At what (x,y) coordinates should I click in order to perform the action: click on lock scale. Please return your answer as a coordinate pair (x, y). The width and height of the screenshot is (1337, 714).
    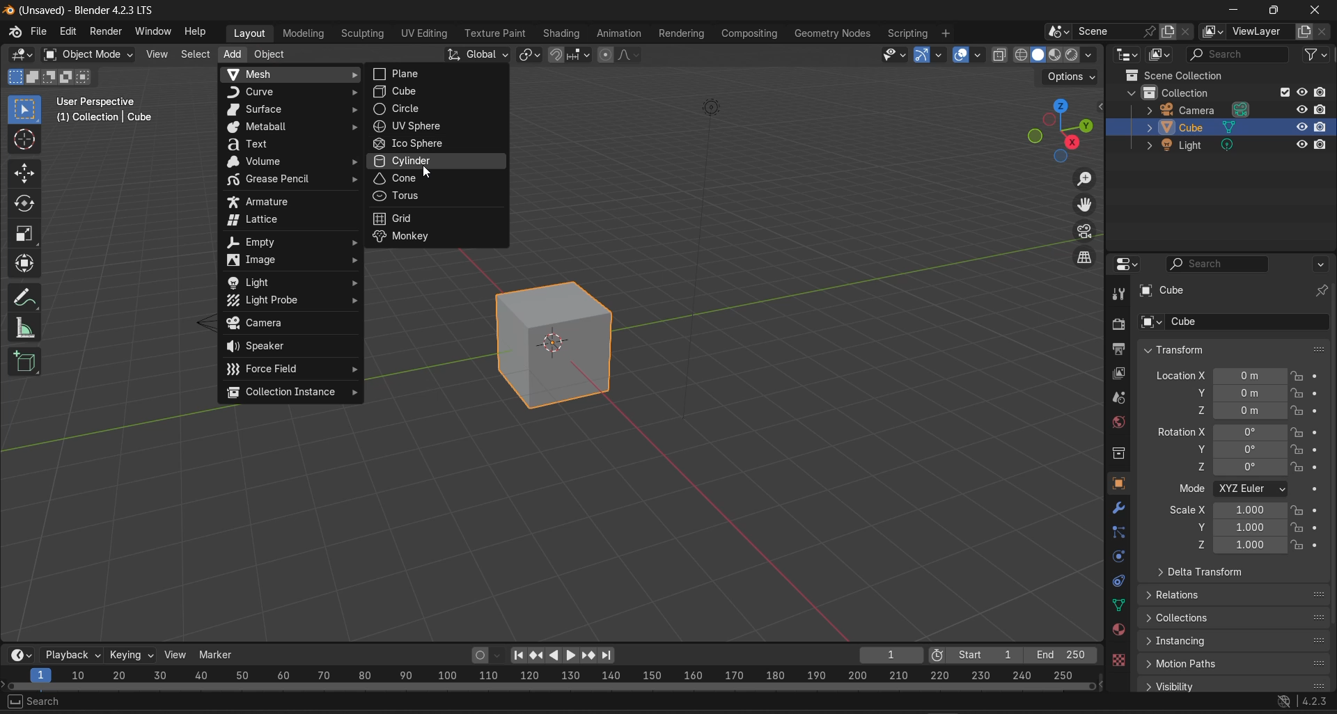
    Looking at the image, I should click on (1297, 511).